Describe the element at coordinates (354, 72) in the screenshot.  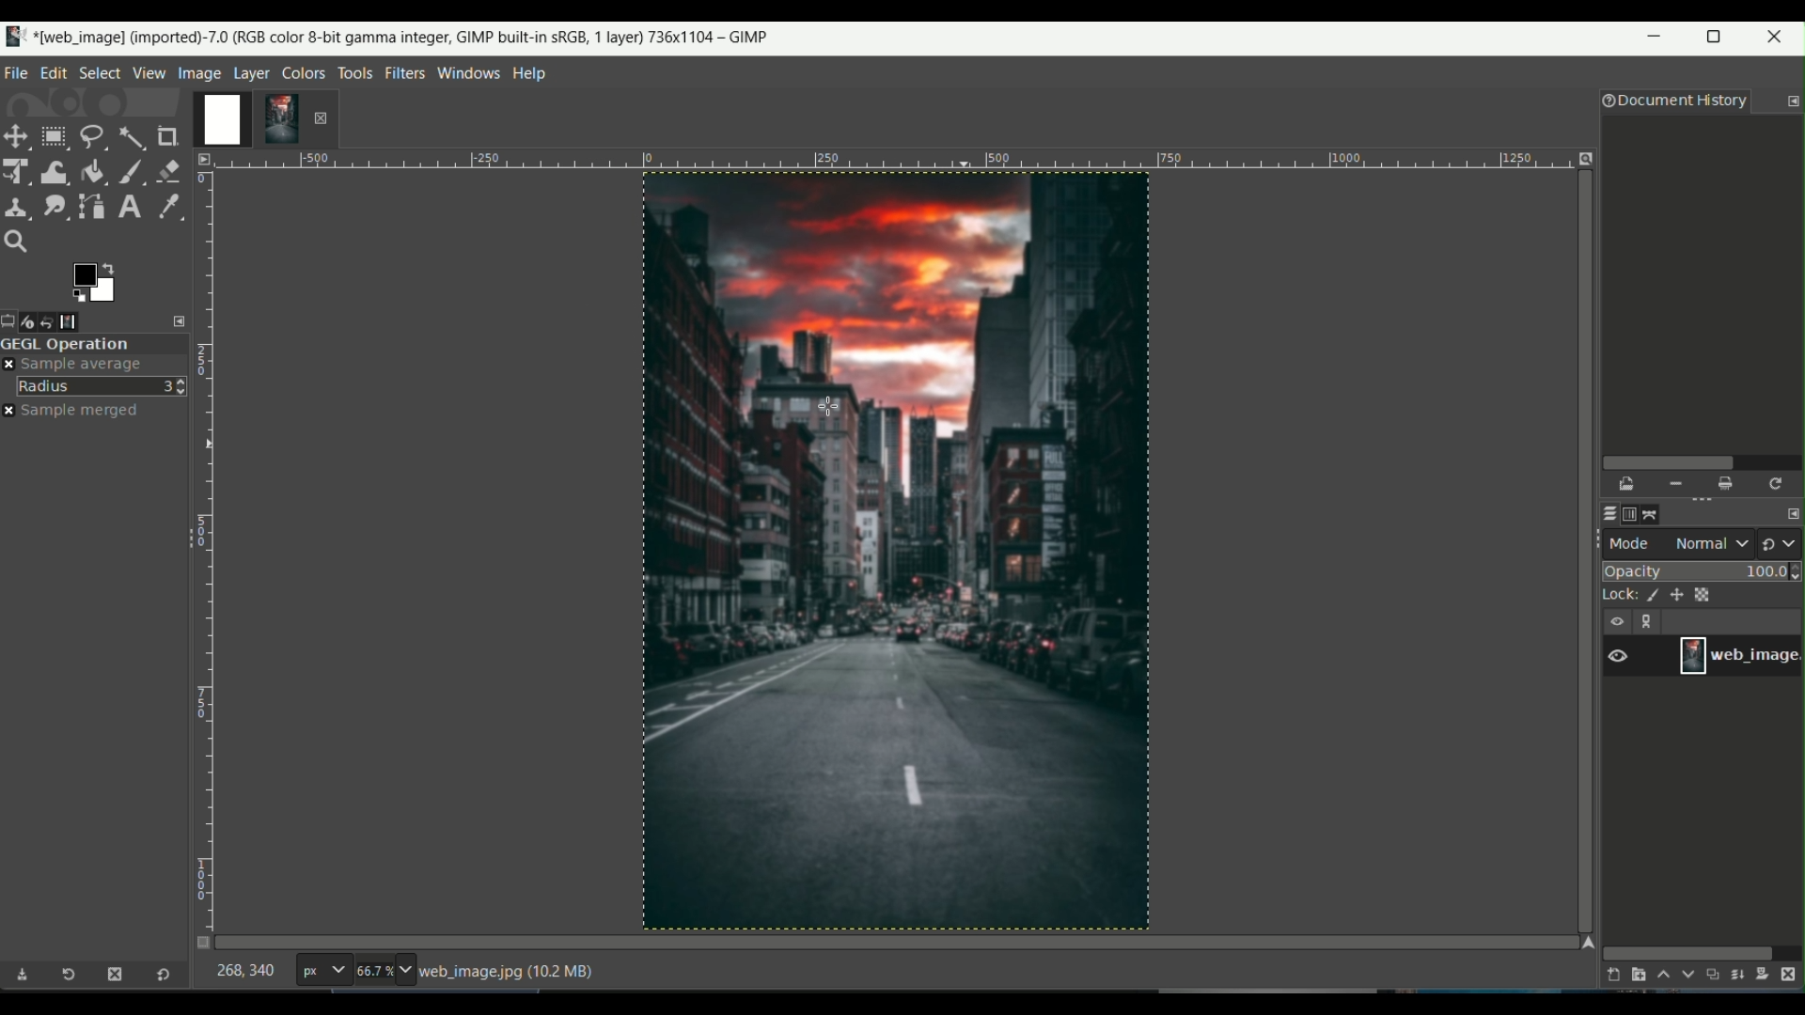
I see `tools tab` at that location.